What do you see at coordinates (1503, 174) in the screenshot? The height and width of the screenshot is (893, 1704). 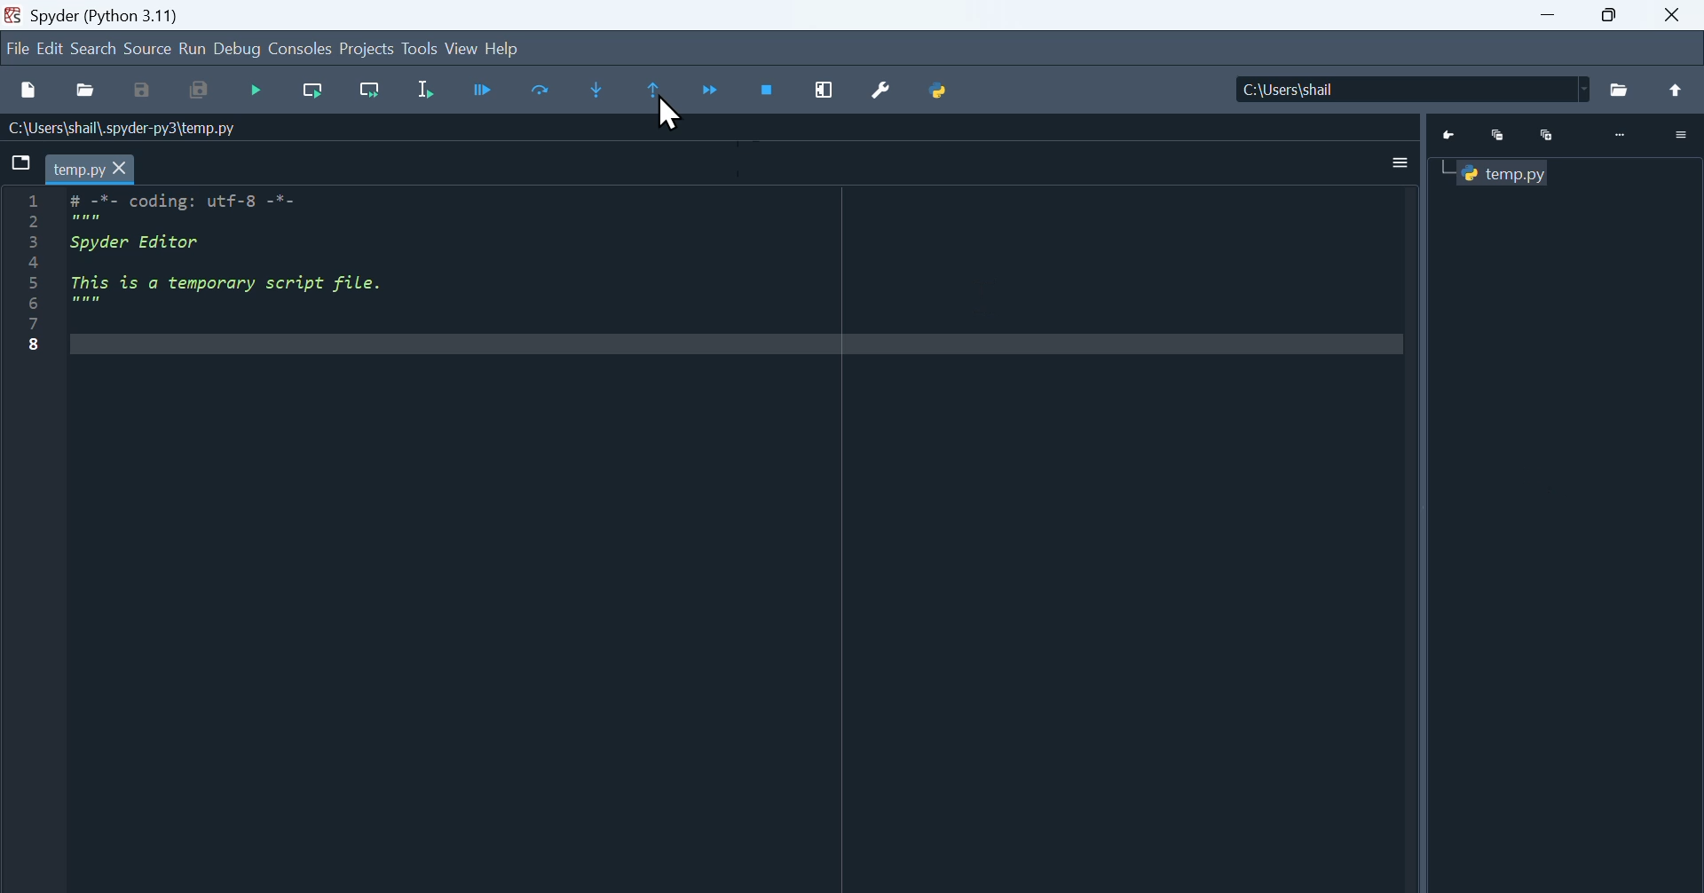 I see `Python console` at bounding box center [1503, 174].